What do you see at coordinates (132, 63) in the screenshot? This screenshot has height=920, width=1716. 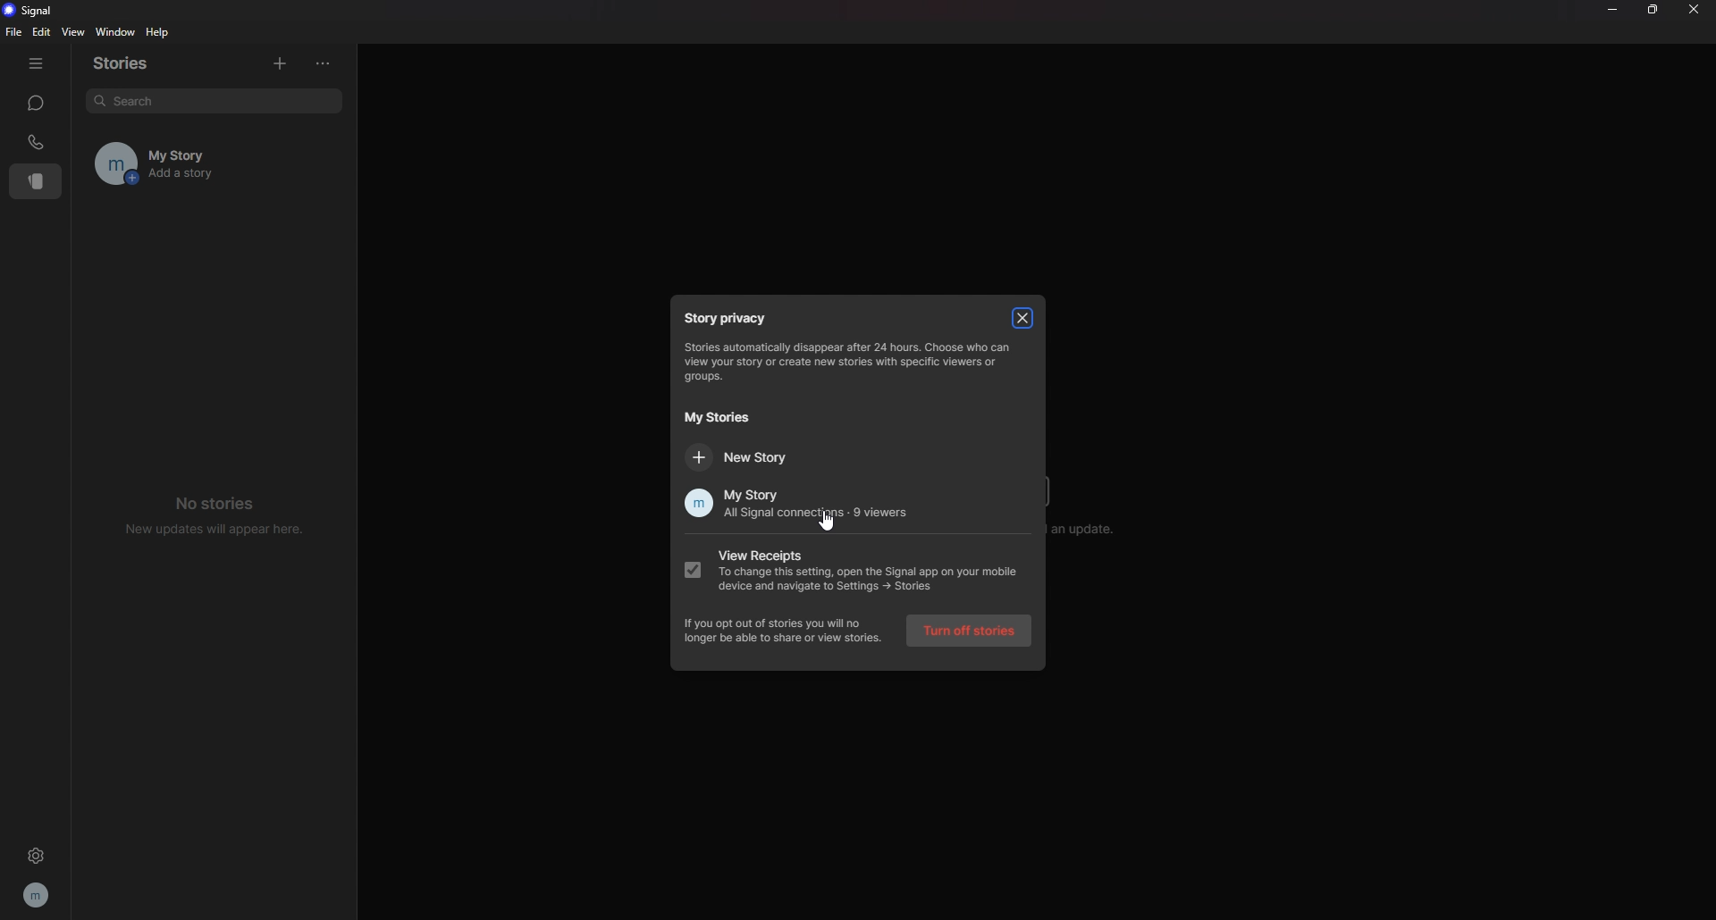 I see `stories` at bounding box center [132, 63].